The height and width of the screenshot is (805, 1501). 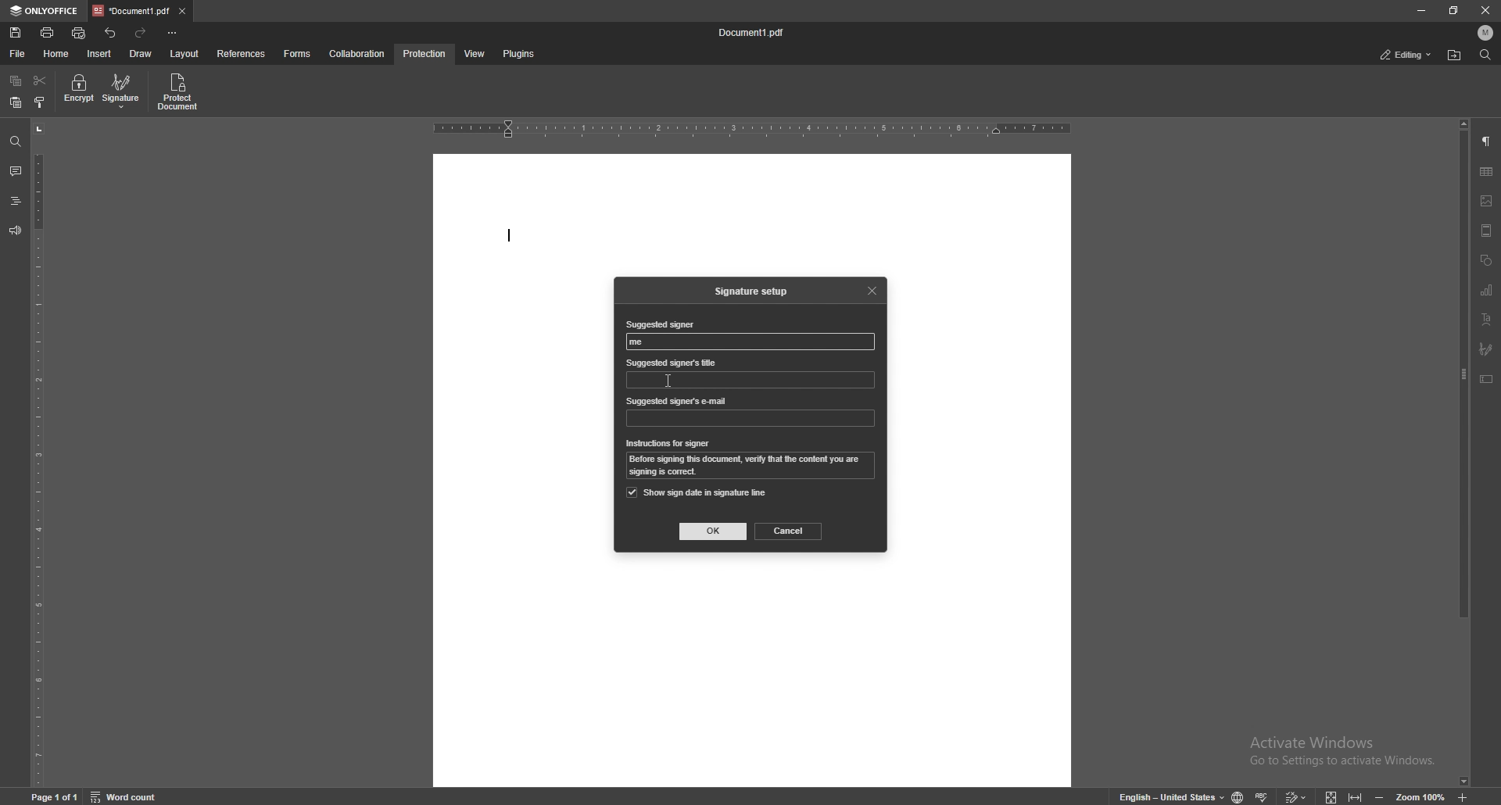 I want to click on copy style, so click(x=41, y=102).